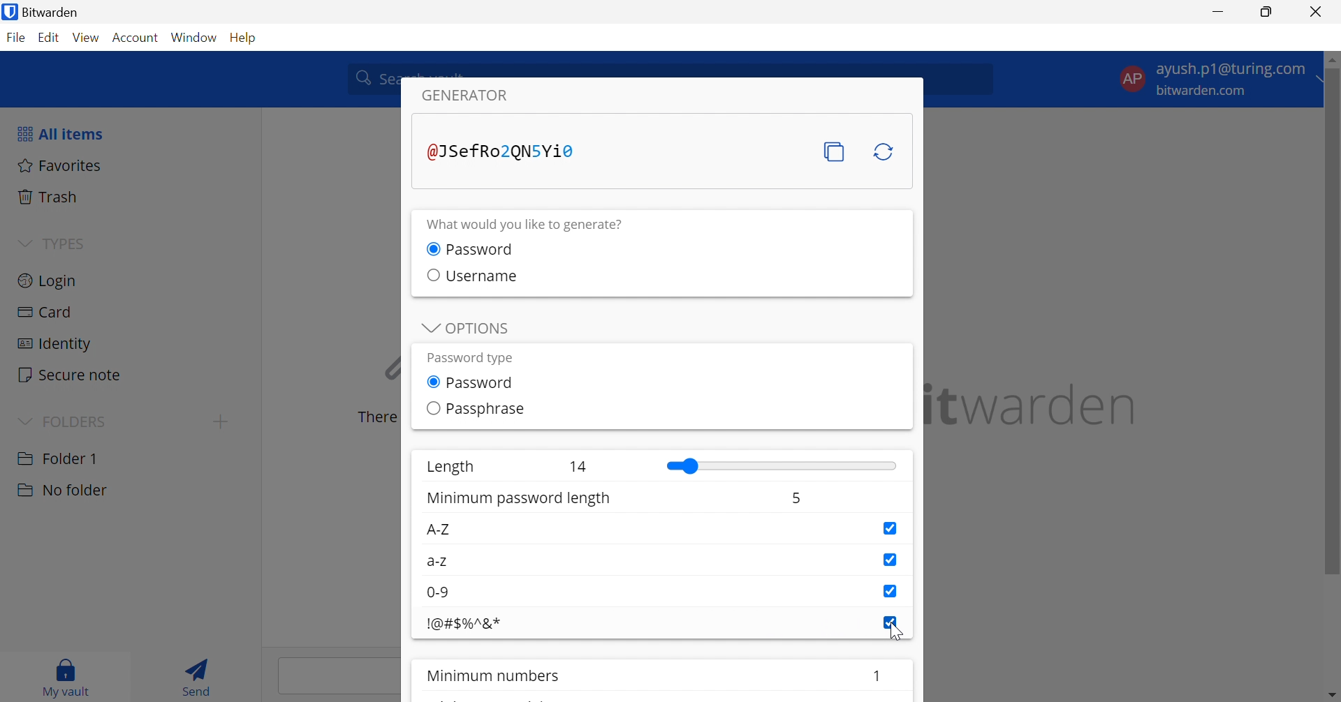  I want to click on move down, so click(1333, 694).